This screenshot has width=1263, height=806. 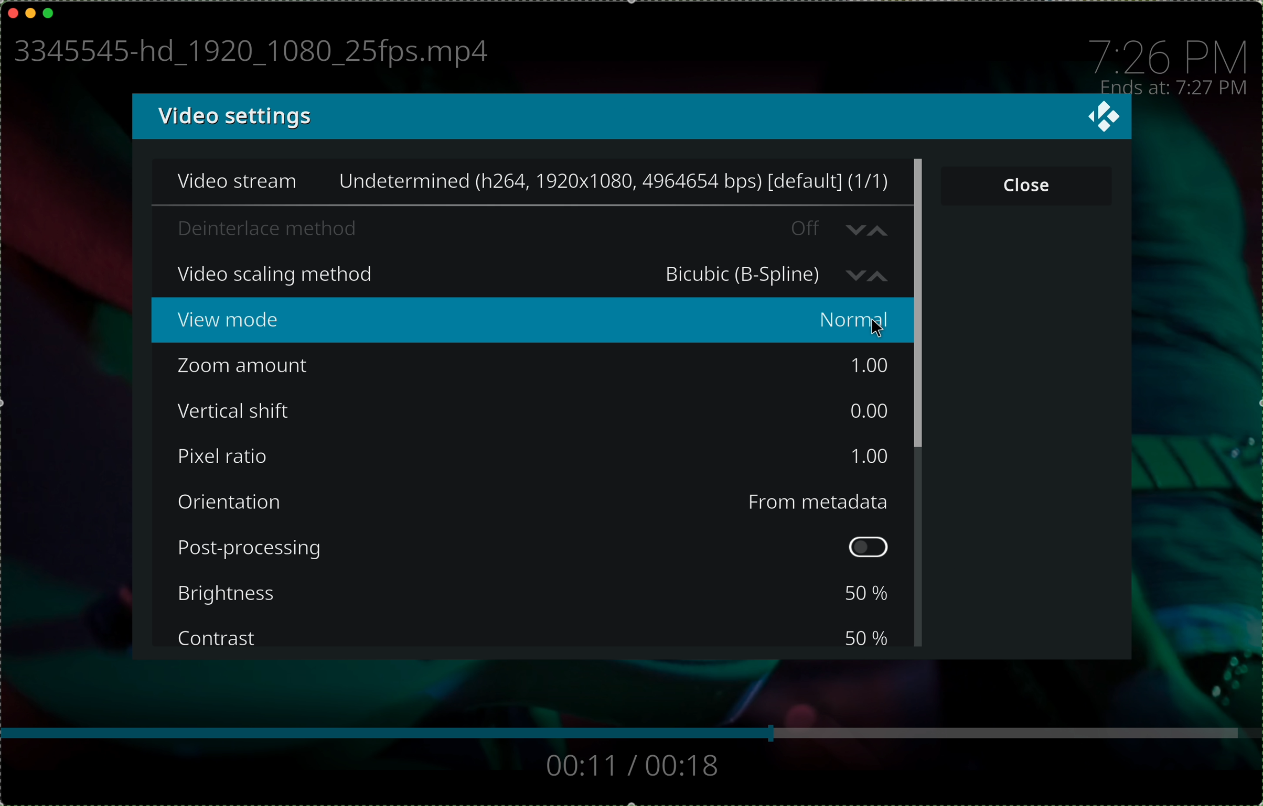 What do you see at coordinates (539, 548) in the screenshot?
I see `post-processing` at bounding box center [539, 548].